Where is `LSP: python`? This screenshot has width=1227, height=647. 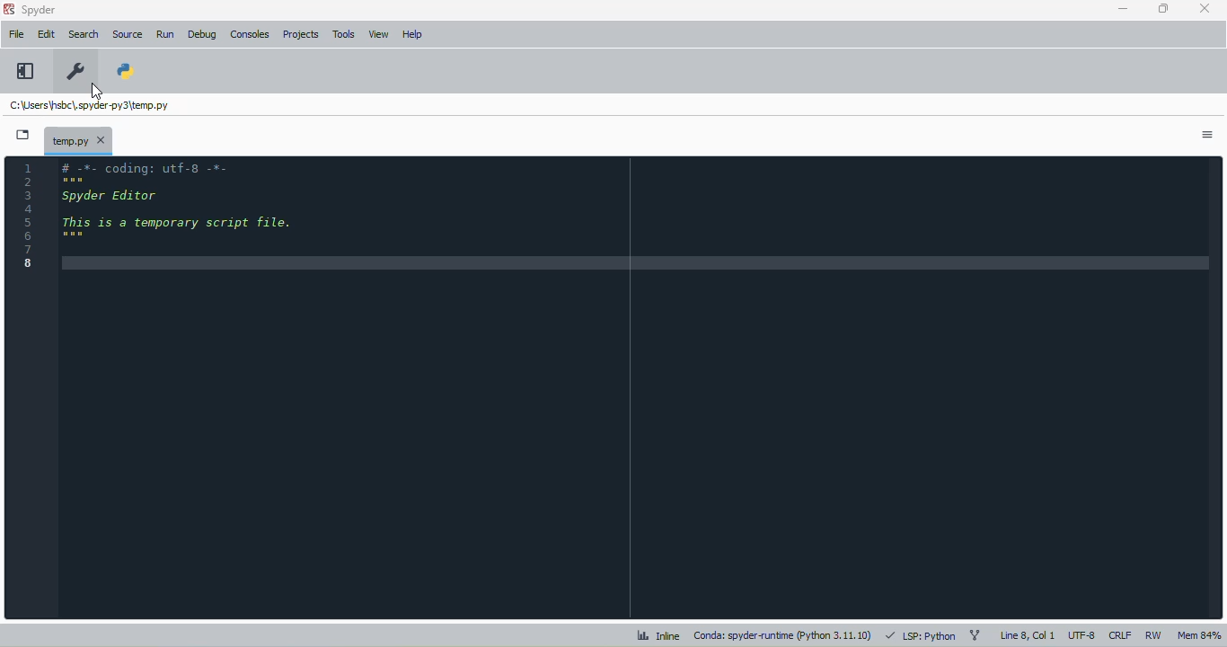 LSP: python is located at coordinates (921, 635).